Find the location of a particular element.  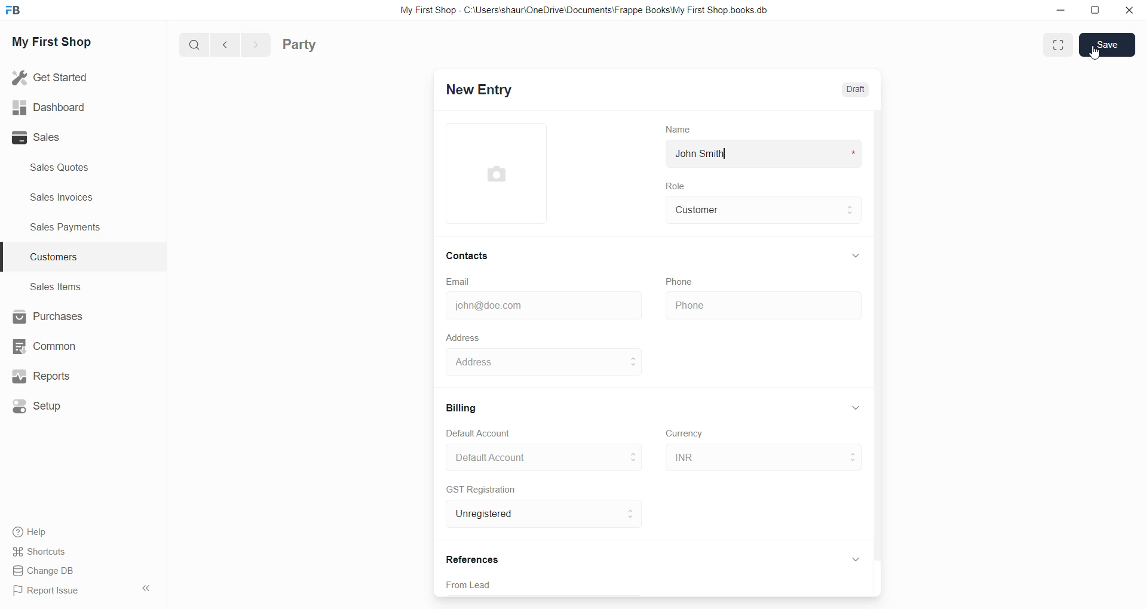

move to above address is located at coordinates (634, 357).